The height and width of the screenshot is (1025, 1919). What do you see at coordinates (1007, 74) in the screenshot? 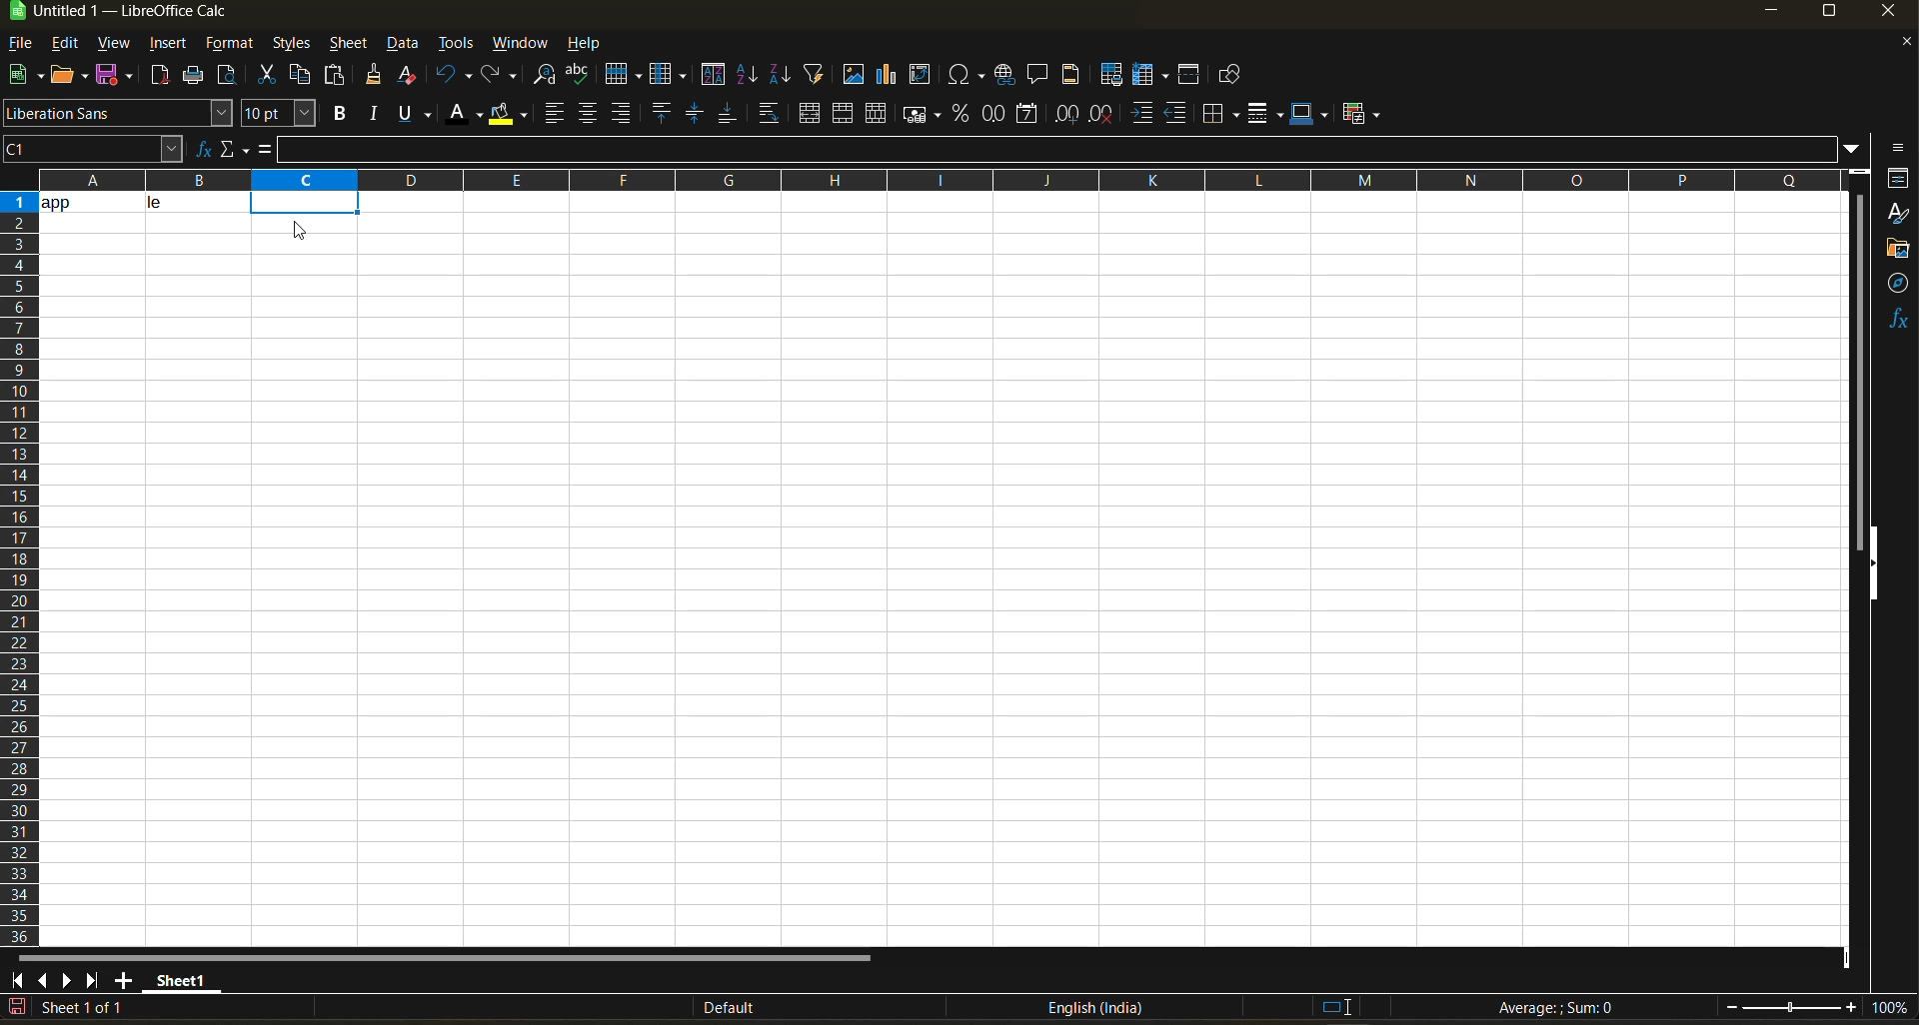
I see `insert hyperlink` at bounding box center [1007, 74].